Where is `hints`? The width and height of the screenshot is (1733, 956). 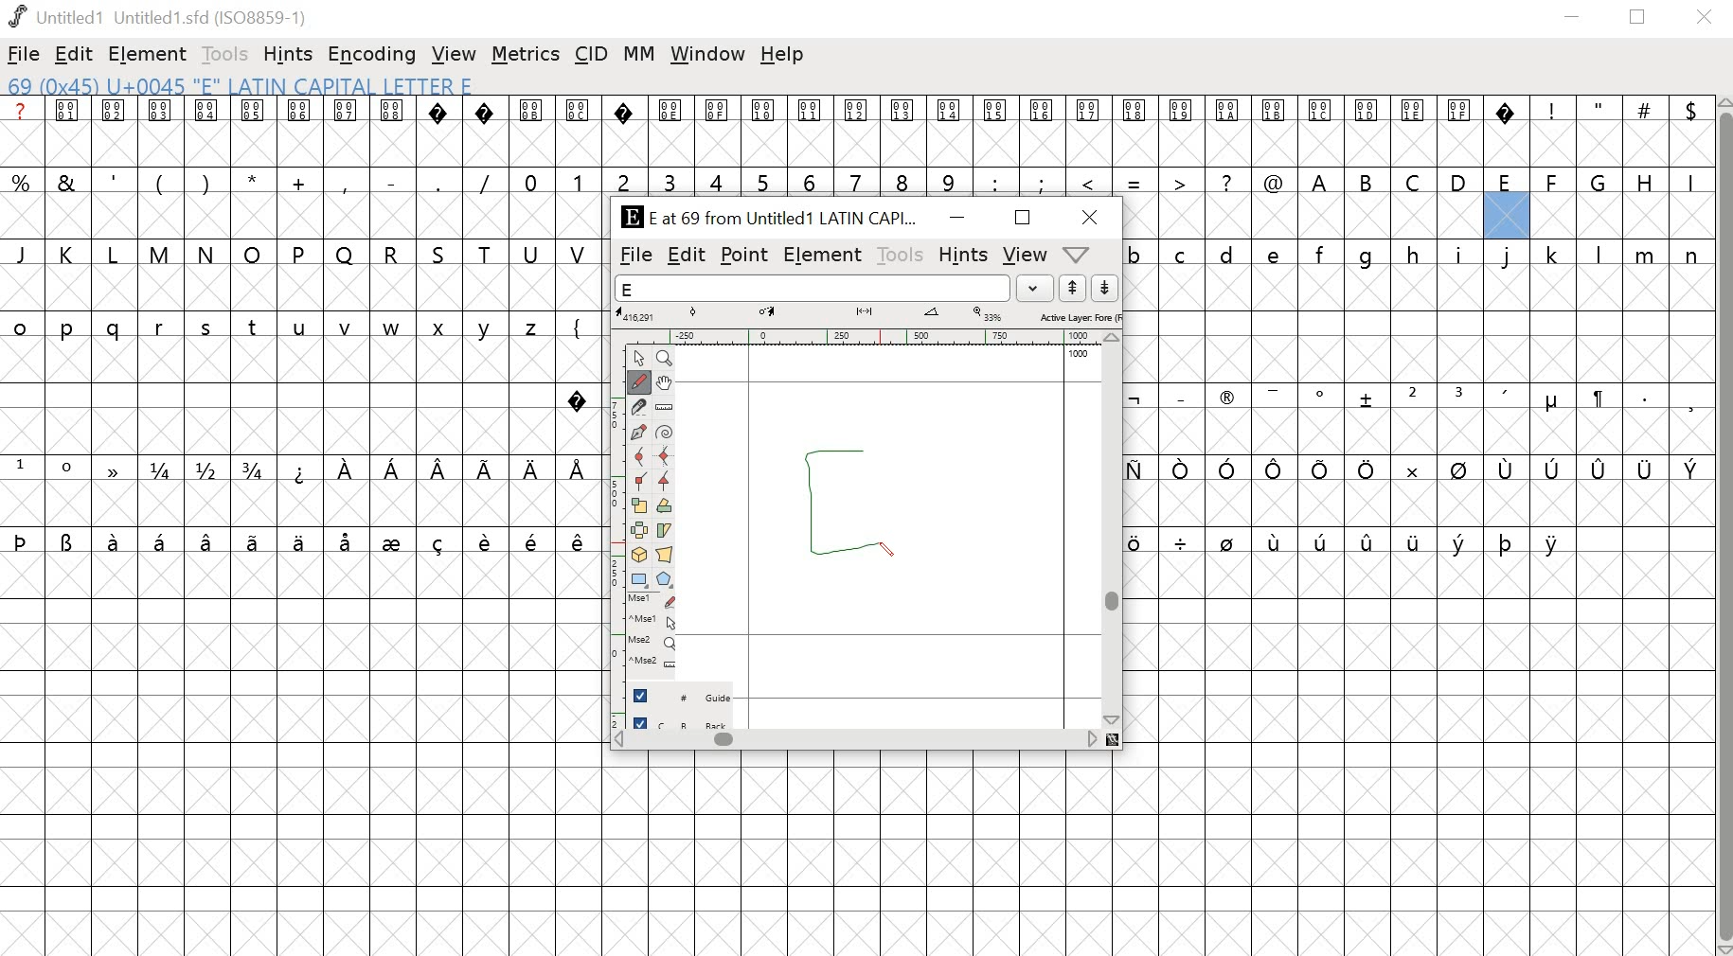 hints is located at coordinates (289, 55).